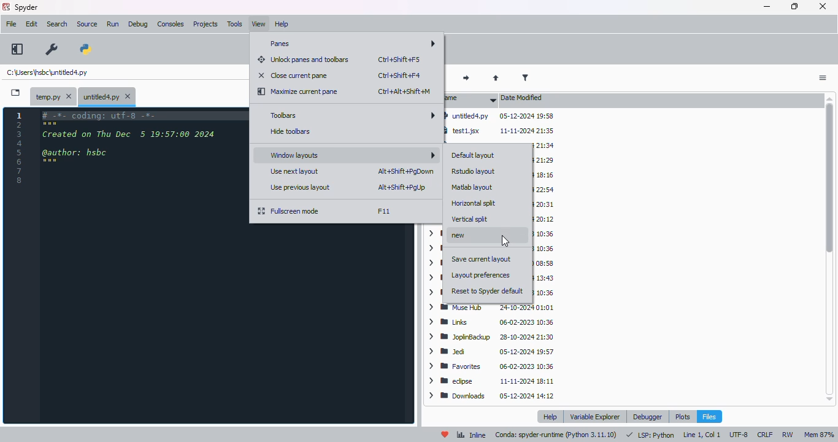 The height and width of the screenshot is (442, 838). Describe the element at coordinates (32, 24) in the screenshot. I see `edit` at that location.